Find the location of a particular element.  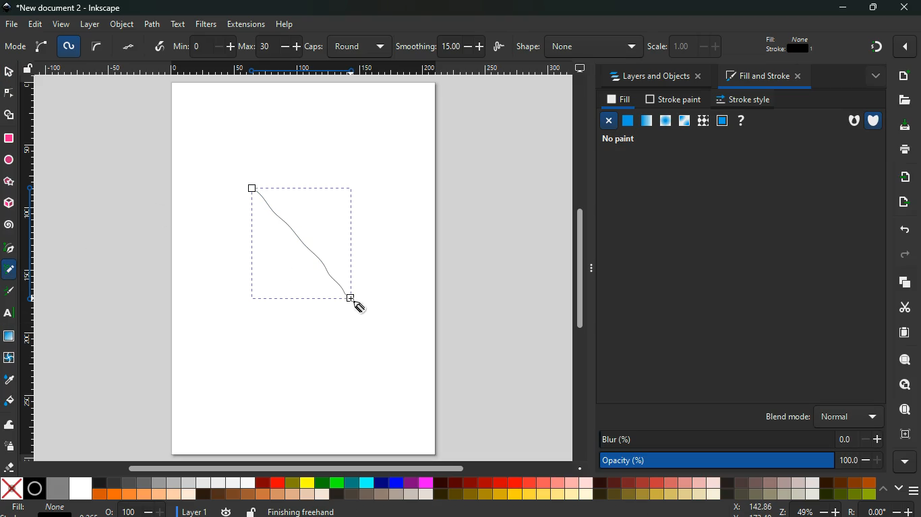

select is located at coordinates (11, 73).